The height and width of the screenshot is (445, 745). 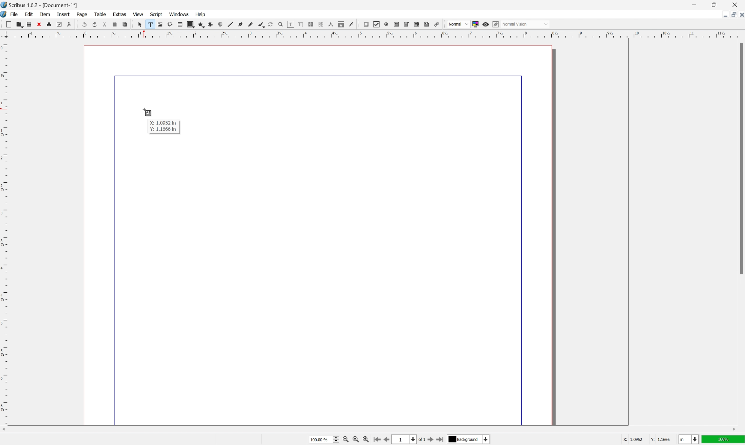 I want to click on cursor, so click(x=147, y=112).